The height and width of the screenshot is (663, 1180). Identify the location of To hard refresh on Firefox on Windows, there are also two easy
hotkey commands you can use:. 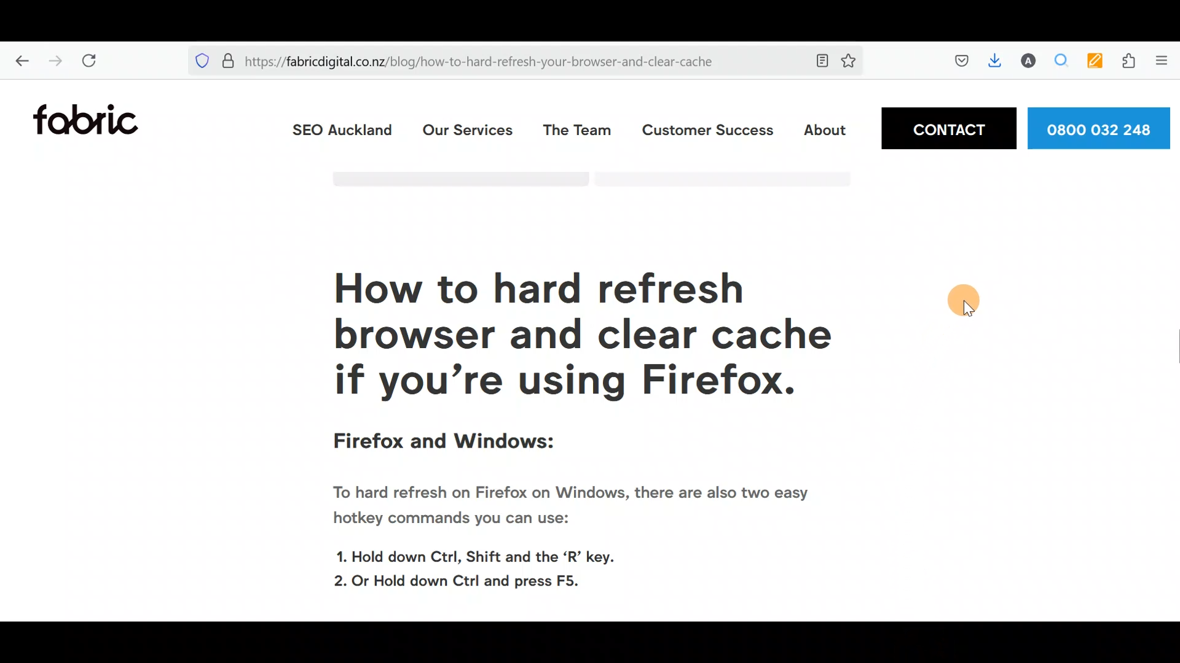
(568, 508).